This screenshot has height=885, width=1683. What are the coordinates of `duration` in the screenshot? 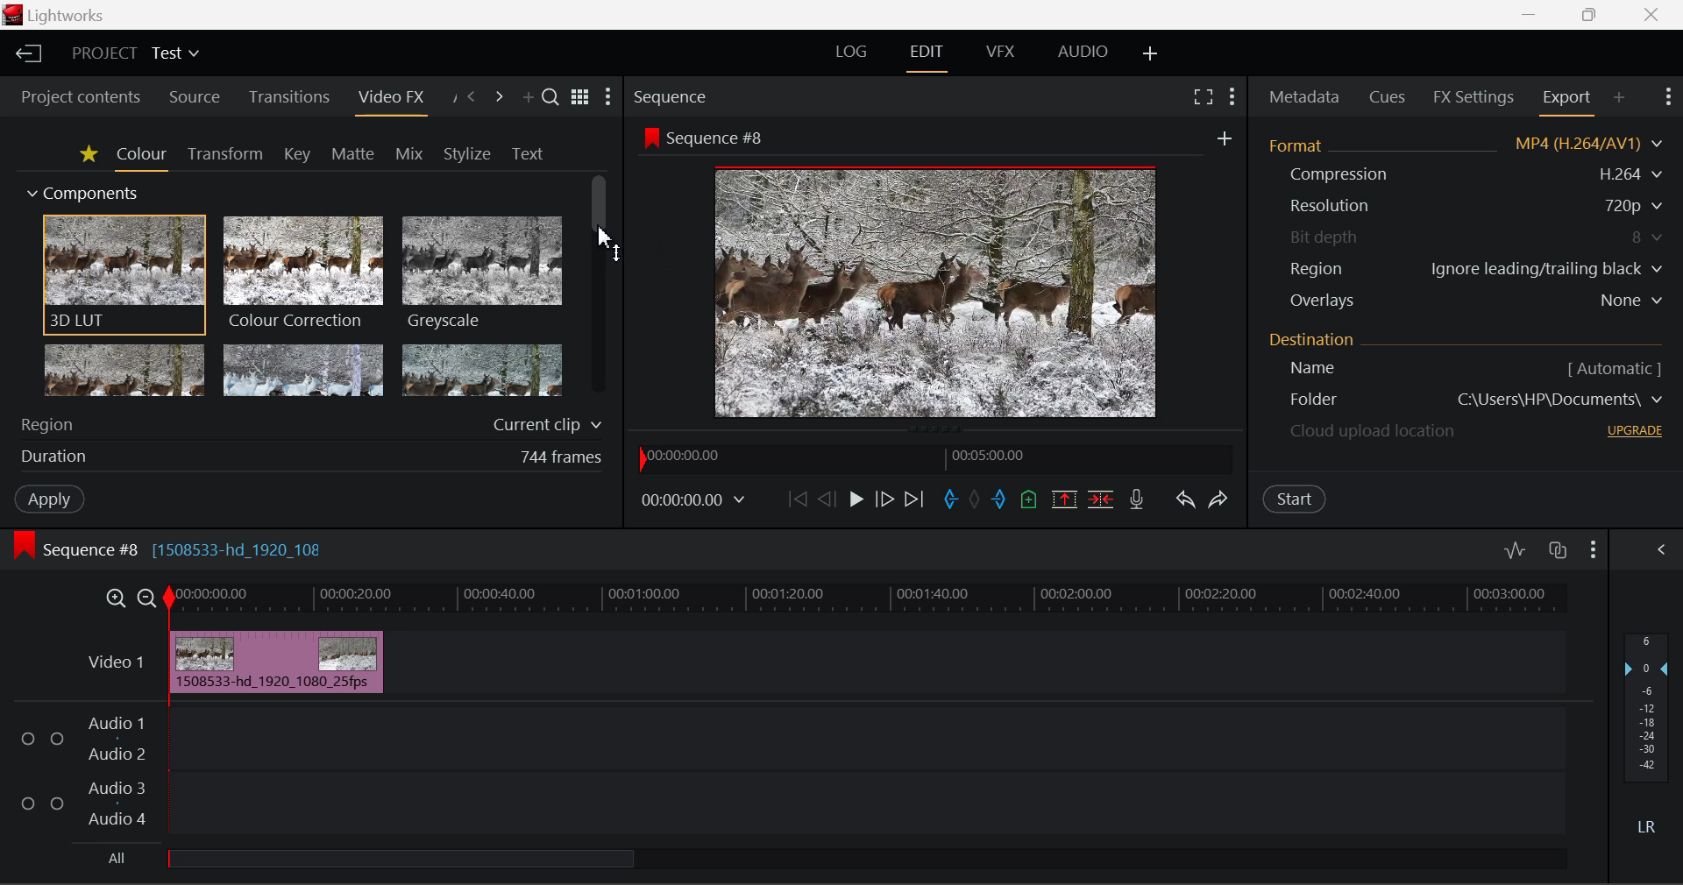 It's located at (49, 457).